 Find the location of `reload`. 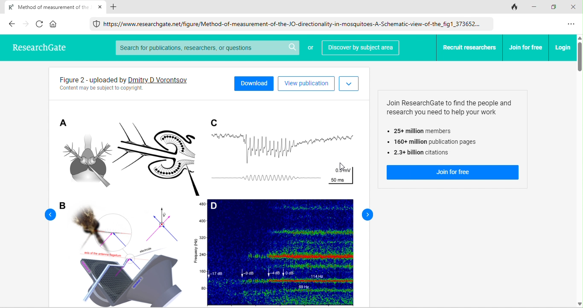

reload is located at coordinates (41, 23).